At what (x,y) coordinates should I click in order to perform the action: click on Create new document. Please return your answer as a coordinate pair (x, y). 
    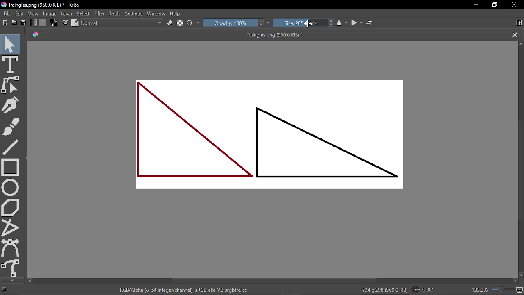
    Looking at the image, I should click on (5, 23).